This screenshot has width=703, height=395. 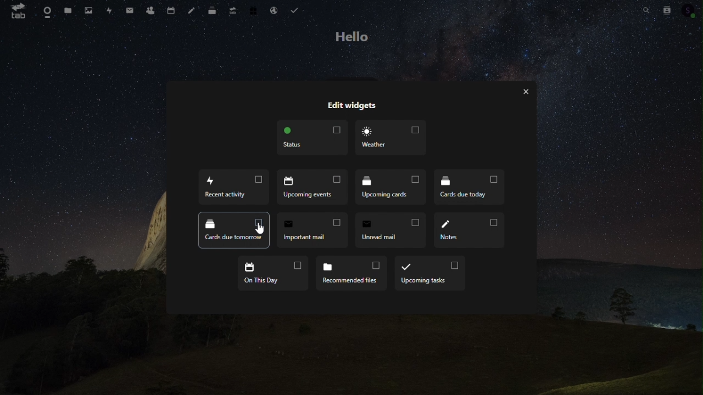 What do you see at coordinates (234, 230) in the screenshot?
I see `Cards due tomorrow` at bounding box center [234, 230].